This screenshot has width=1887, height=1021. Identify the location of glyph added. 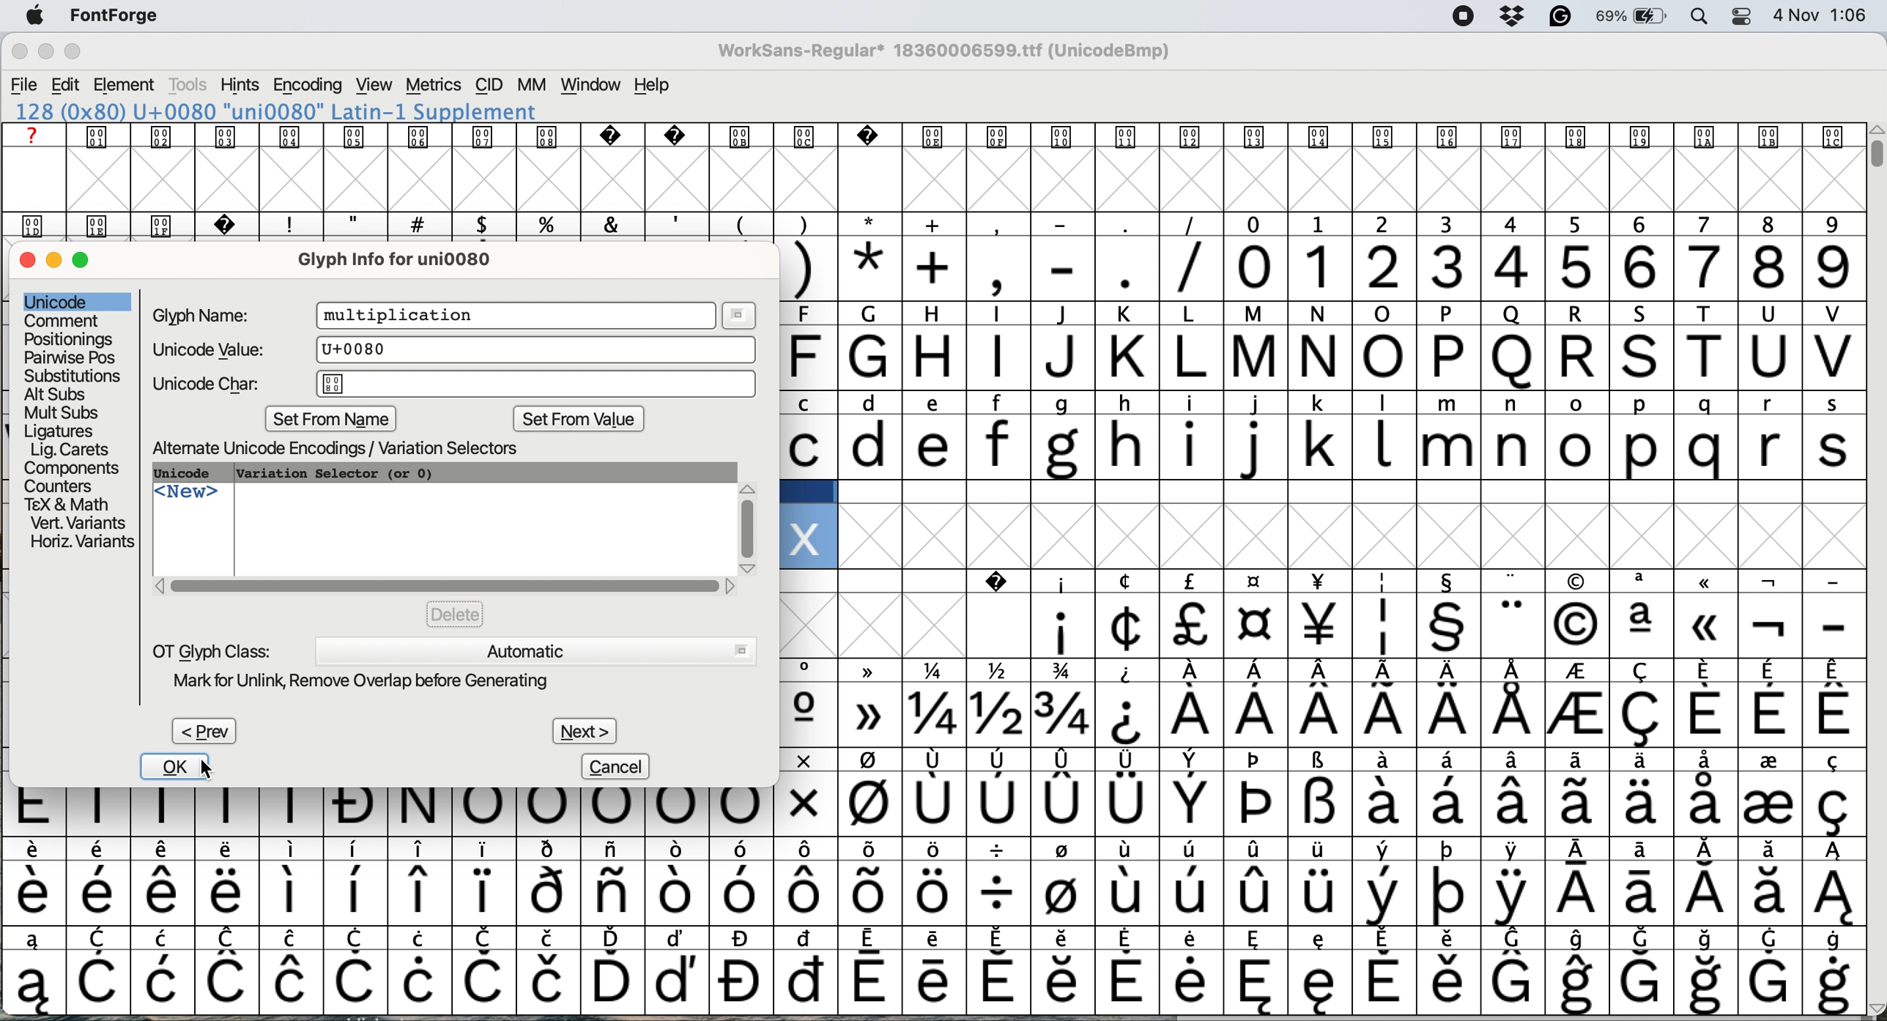
(804, 536).